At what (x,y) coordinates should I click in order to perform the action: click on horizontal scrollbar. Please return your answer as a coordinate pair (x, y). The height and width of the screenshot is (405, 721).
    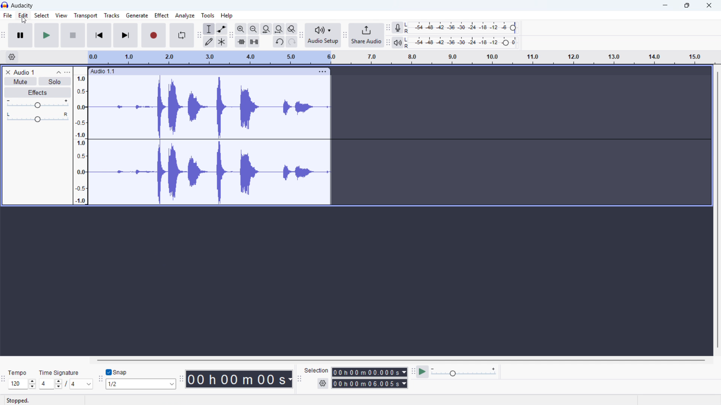
    Looking at the image, I should click on (402, 360).